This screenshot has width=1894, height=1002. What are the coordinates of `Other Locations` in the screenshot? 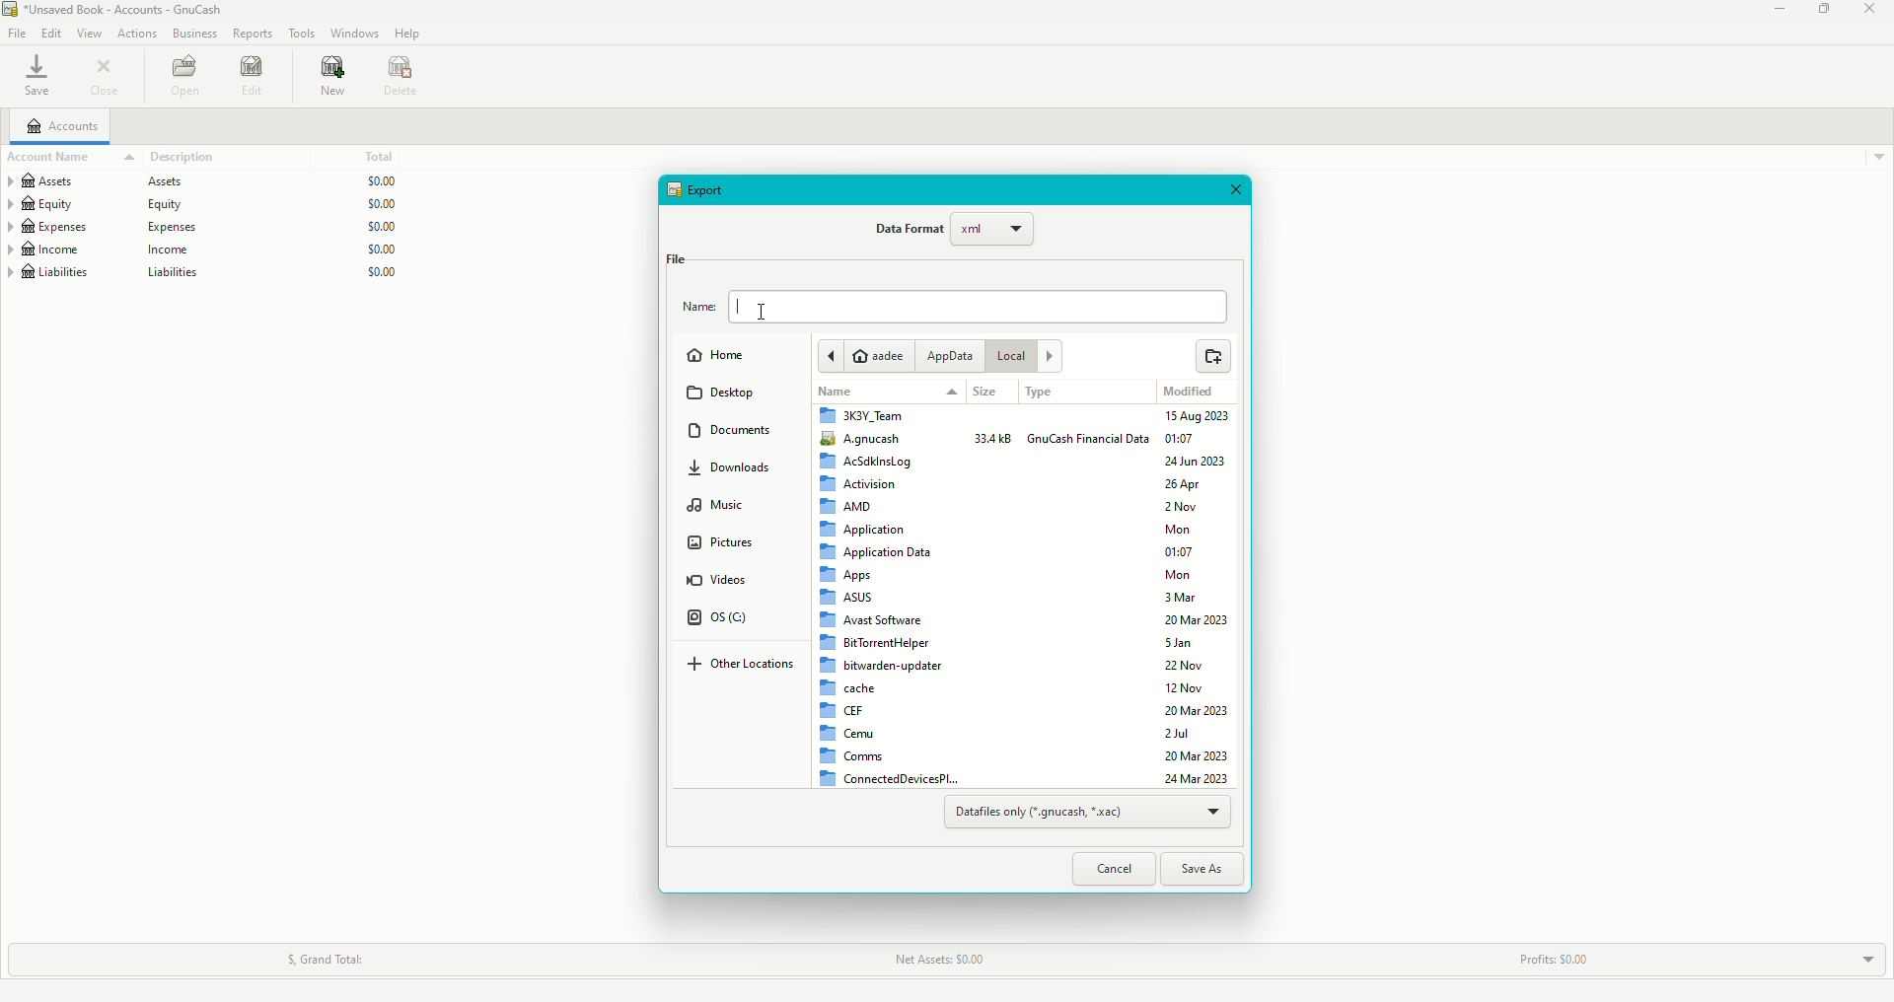 It's located at (746, 666).